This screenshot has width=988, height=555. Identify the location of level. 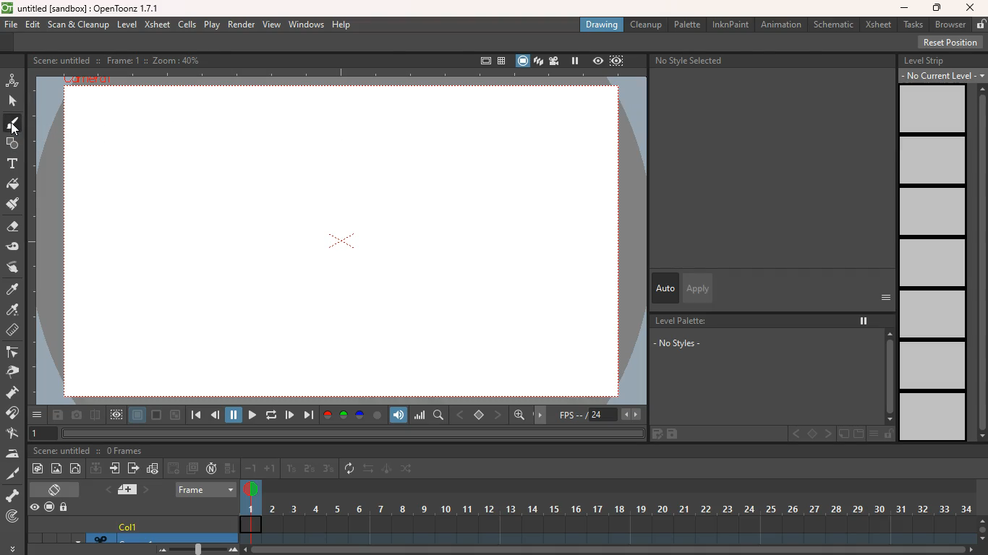
(932, 264).